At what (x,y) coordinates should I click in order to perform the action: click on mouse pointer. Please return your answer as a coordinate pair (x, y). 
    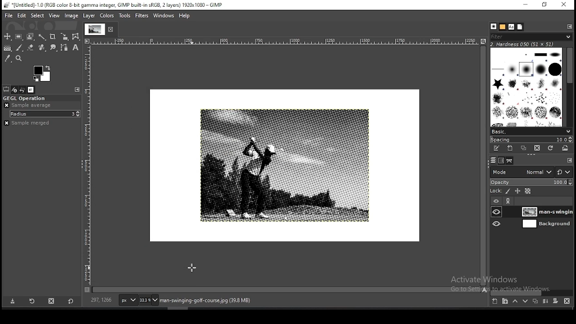
    Looking at the image, I should click on (193, 267).